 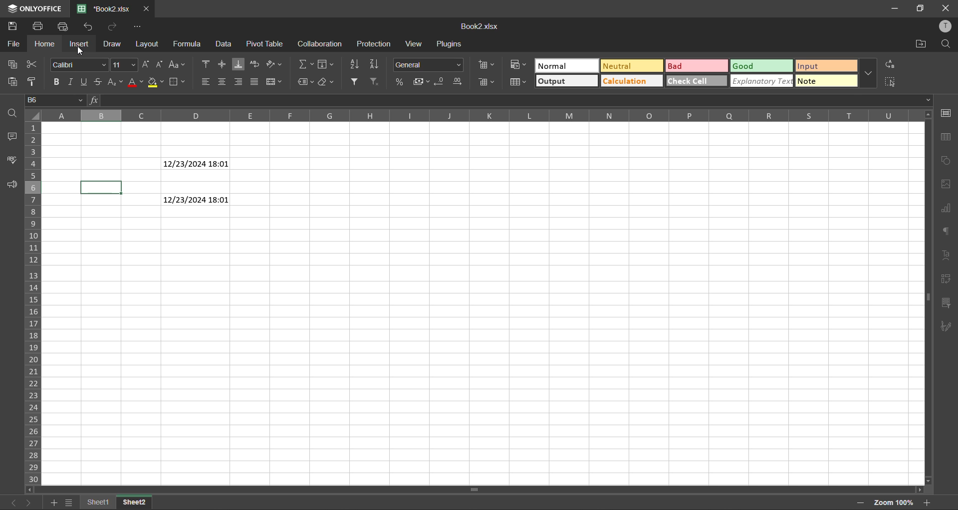 I want to click on filter, so click(x=355, y=82).